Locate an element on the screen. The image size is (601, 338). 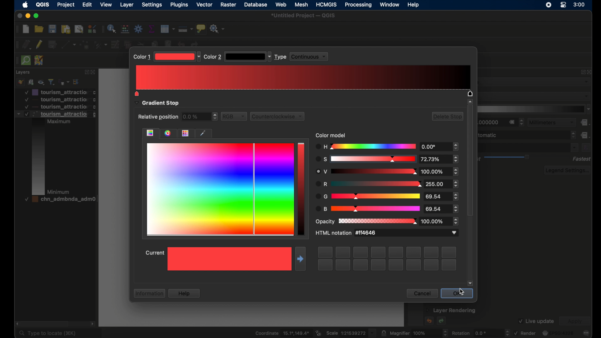
radius stepper buttons is located at coordinates (501, 122).